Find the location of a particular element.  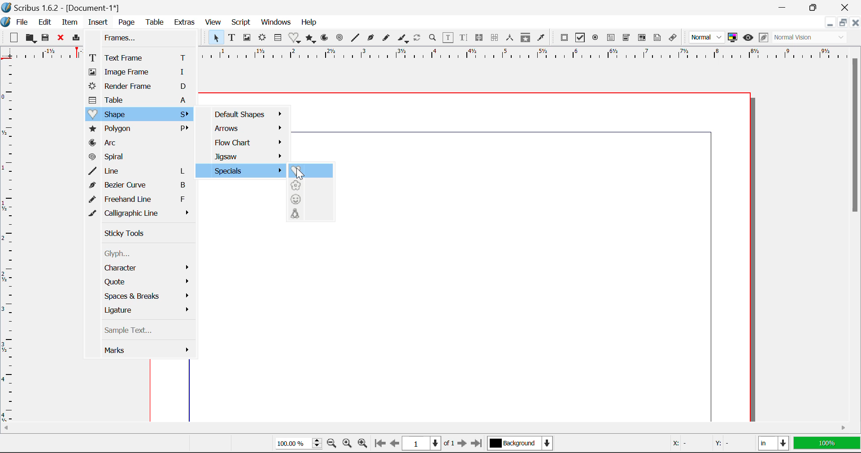

Select is located at coordinates (216, 38).